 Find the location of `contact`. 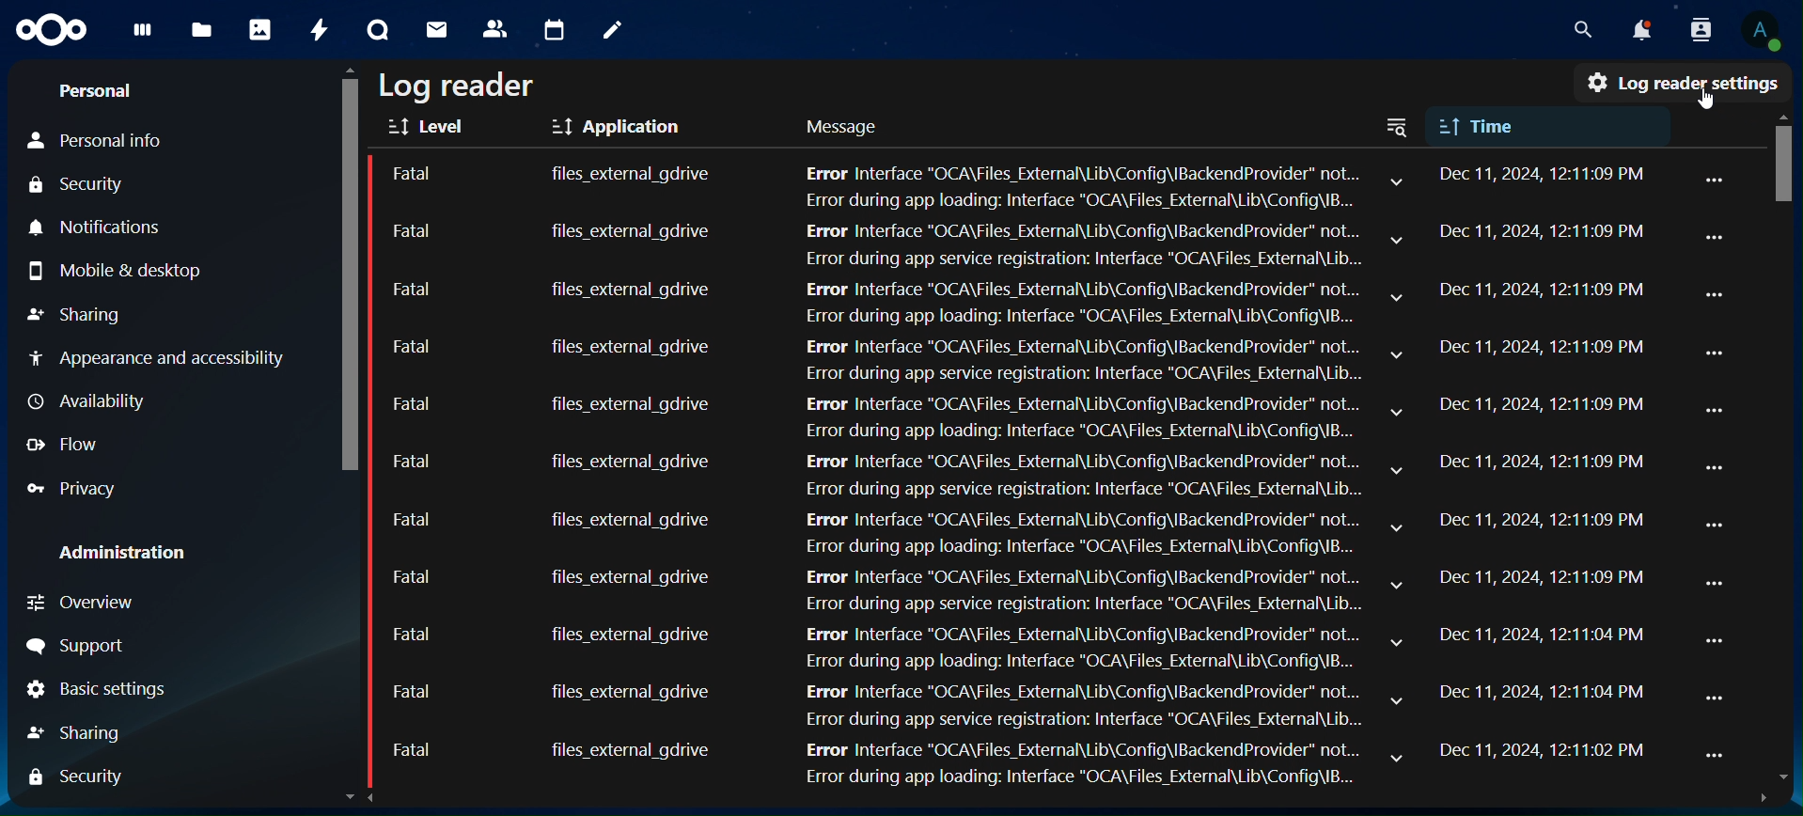

contact is located at coordinates (497, 28).